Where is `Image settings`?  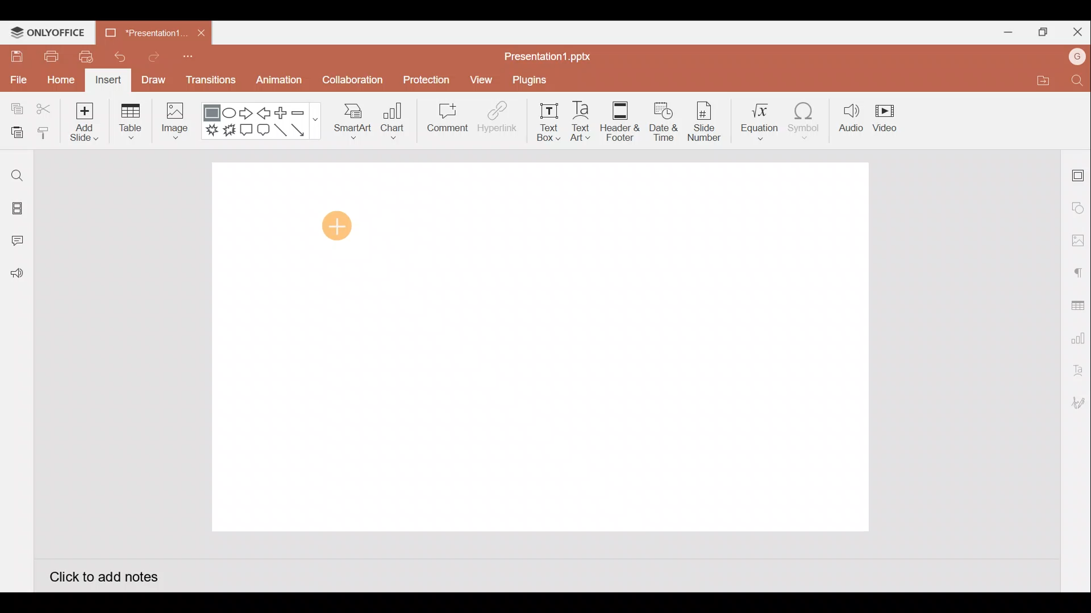
Image settings is located at coordinates (1078, 241).